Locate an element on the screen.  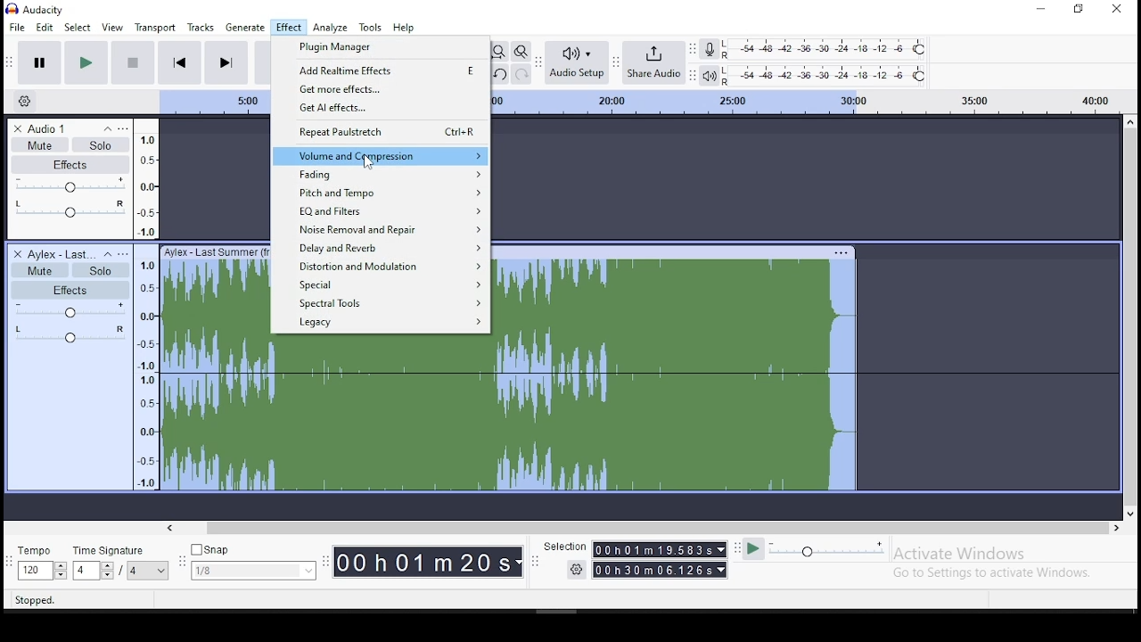
transport is located at coordinates (159, 26).